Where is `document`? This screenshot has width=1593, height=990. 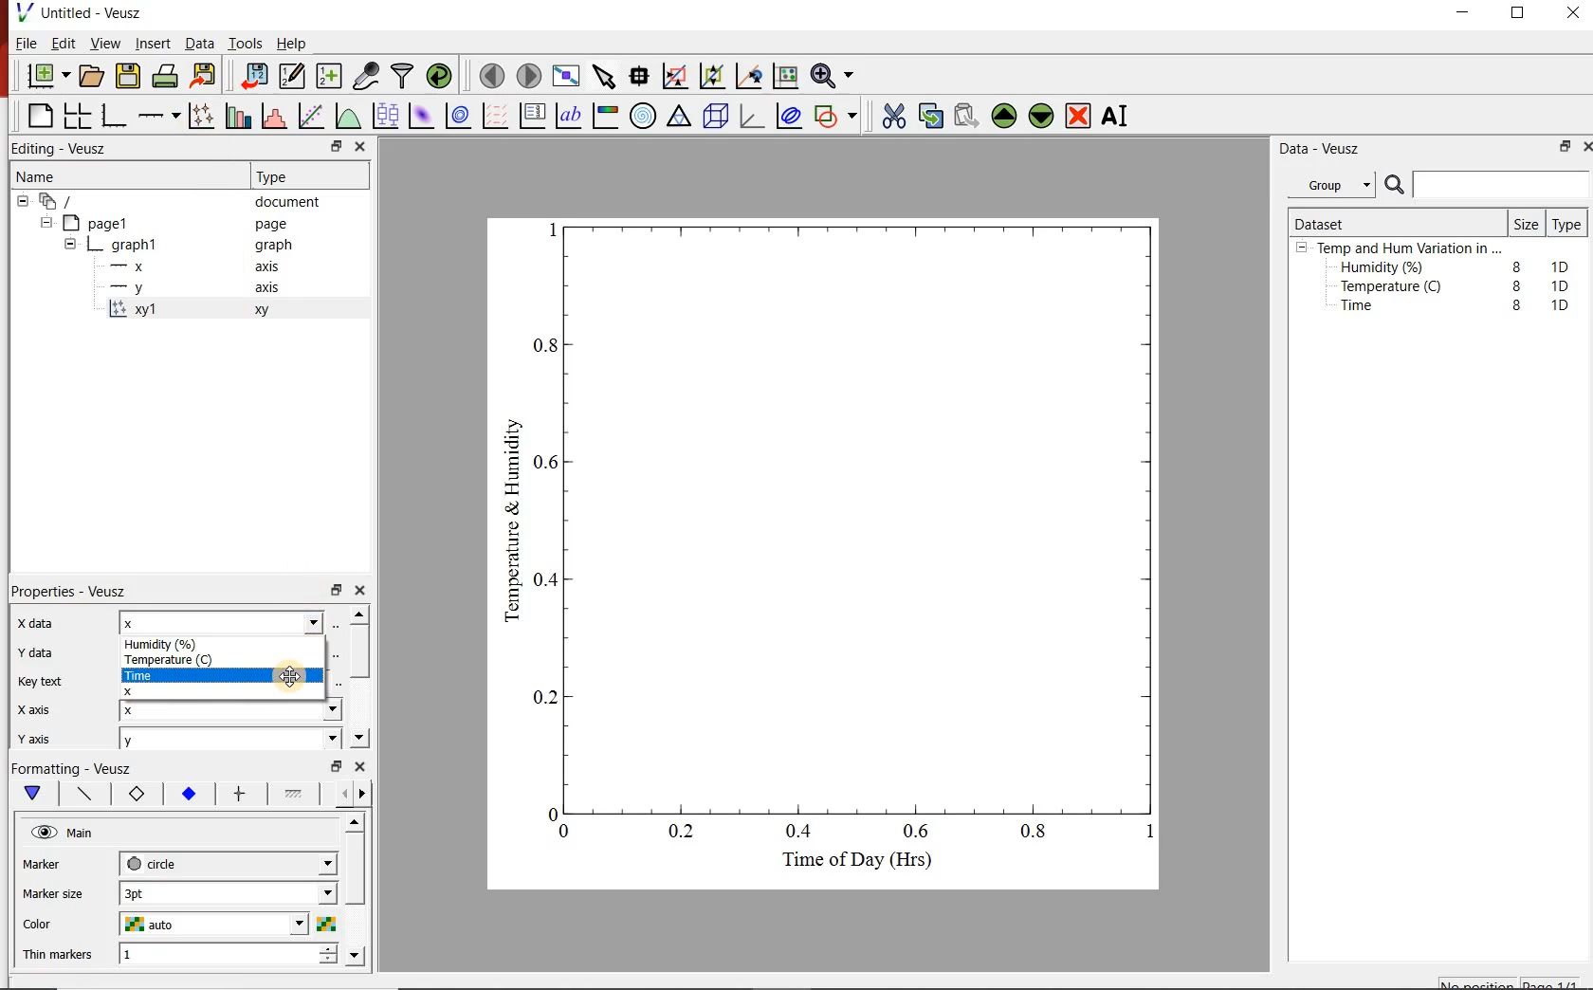
document is located at coordinates (294, 202).